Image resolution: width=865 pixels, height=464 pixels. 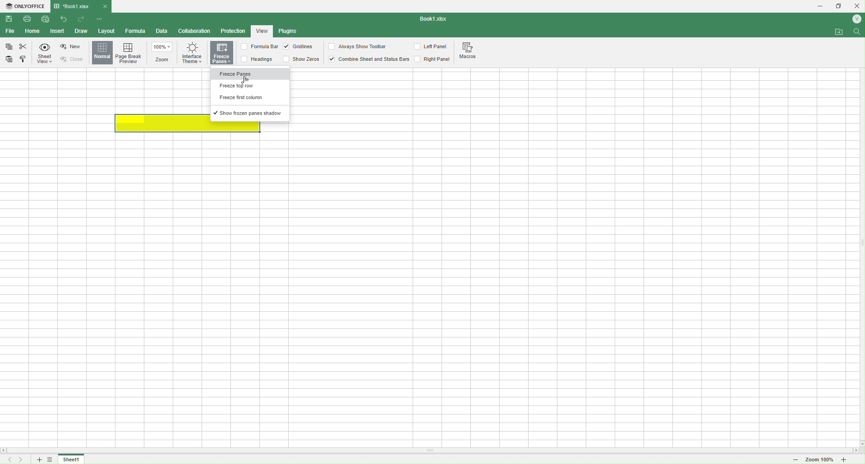 I want to click on Right Panel, so click(x=432, y=59).